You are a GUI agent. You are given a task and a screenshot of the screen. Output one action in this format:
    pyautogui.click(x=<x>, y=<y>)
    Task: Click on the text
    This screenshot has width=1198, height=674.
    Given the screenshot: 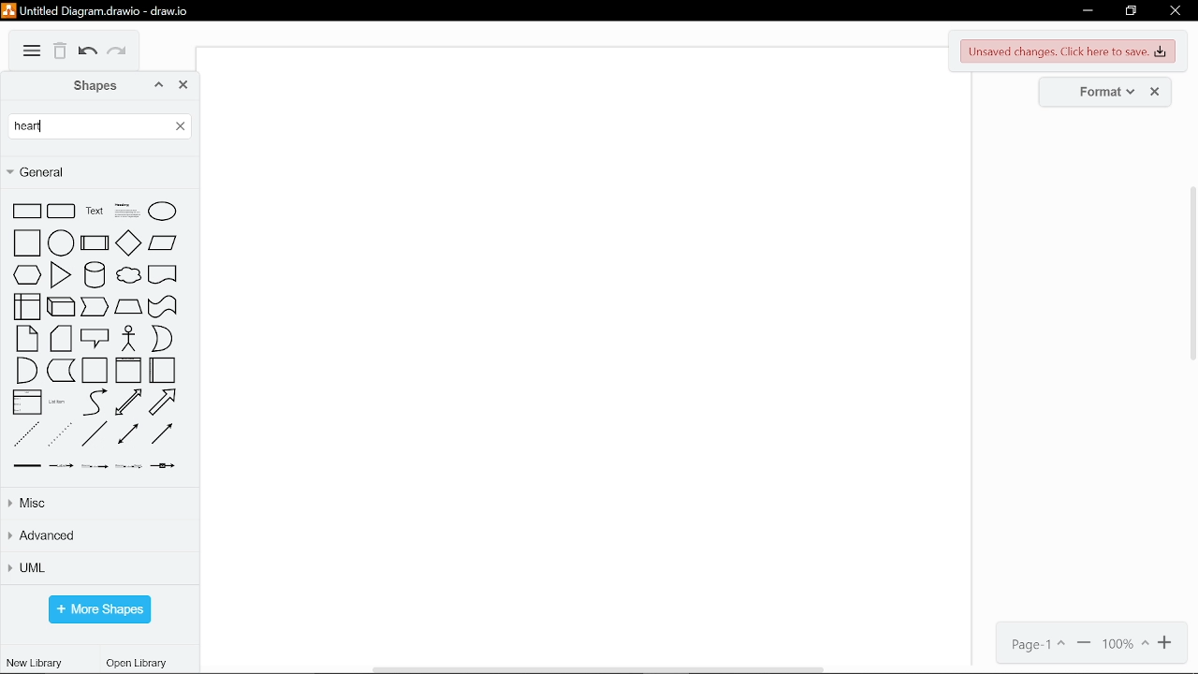 What is the action you would take?
    pyautogui.click(x=93, y=212)
    